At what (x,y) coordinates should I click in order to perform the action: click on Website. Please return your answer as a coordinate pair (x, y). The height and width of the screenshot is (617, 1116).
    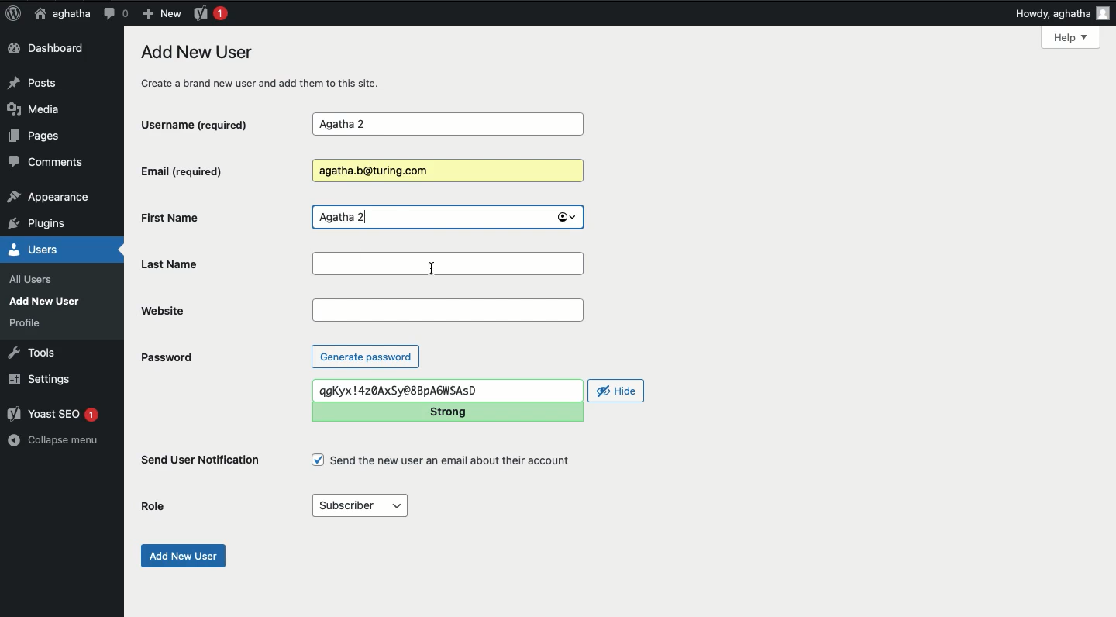
    Looking at the image, I should click on (223, 310).